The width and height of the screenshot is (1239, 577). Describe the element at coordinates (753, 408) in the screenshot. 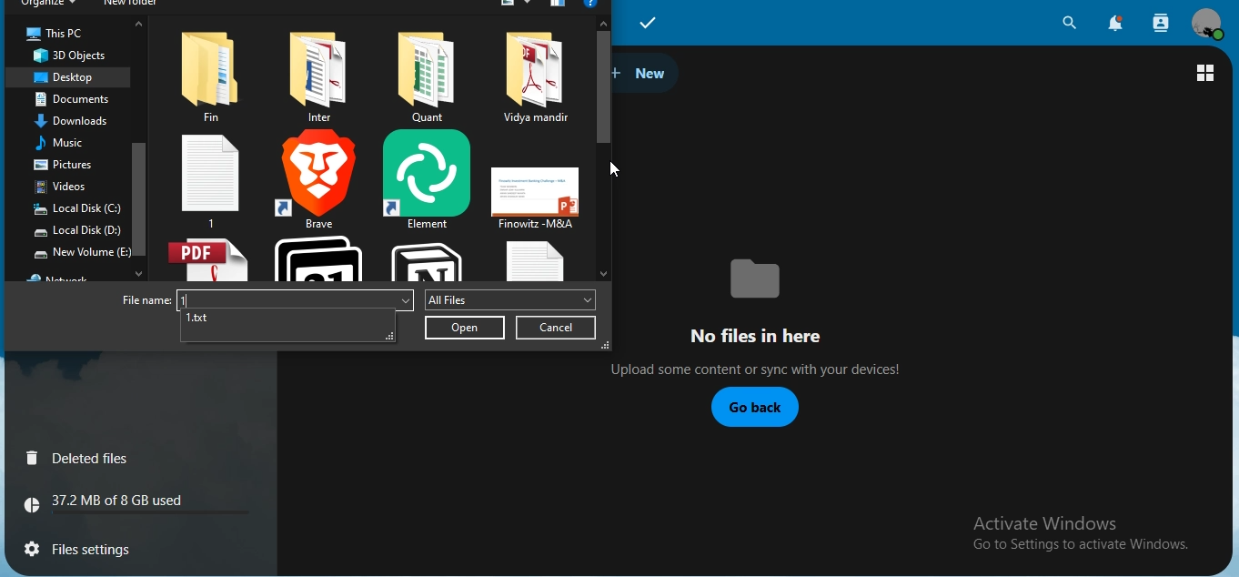

I see `go back` at that location.